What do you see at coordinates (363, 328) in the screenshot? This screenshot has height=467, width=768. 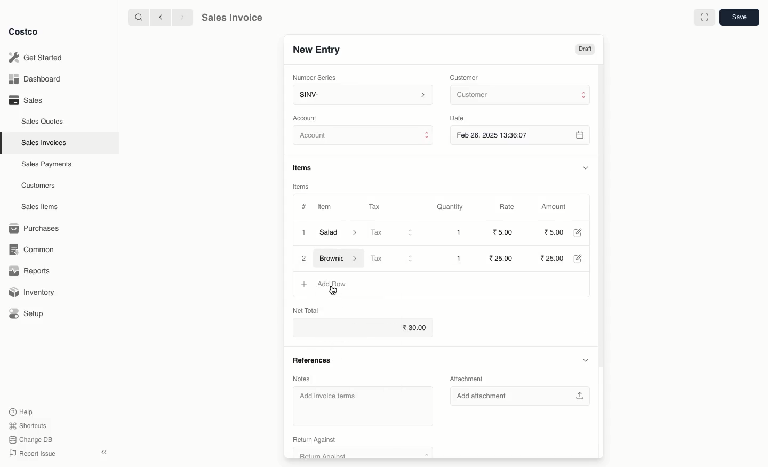 I see `30.00` at bounding box center [363, 328].